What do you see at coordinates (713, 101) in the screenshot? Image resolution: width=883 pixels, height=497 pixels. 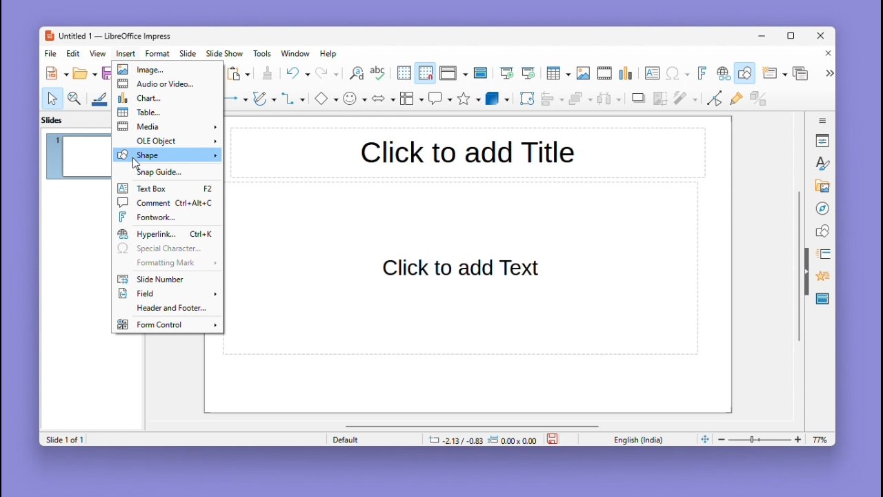 I see `Toggle point` at bounding box center [713, 101].